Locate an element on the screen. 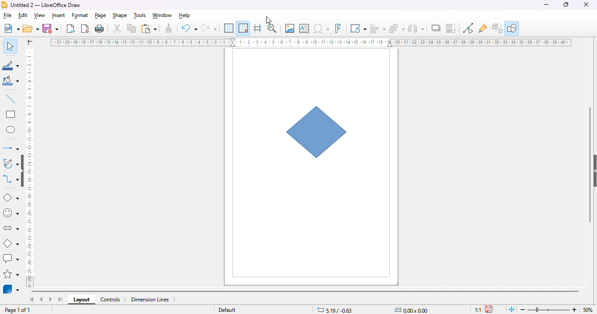 This screenshot has width=597, height=314. clone formatting is located at coordinates (169, 28).